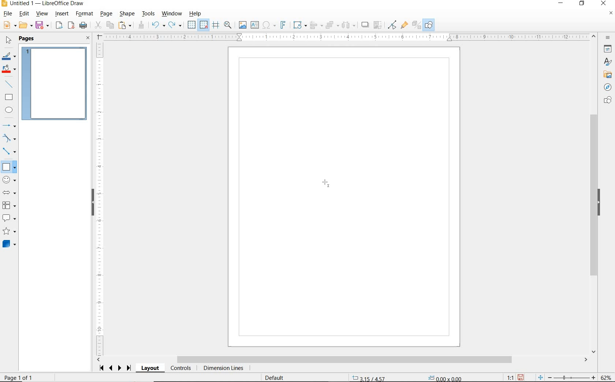  I want to click on OPEN, so click(26, 25).